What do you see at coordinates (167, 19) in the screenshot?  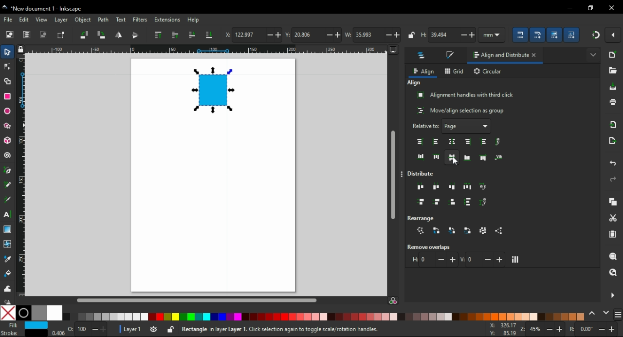 I see `extensions` at bounding box center [167, 19].